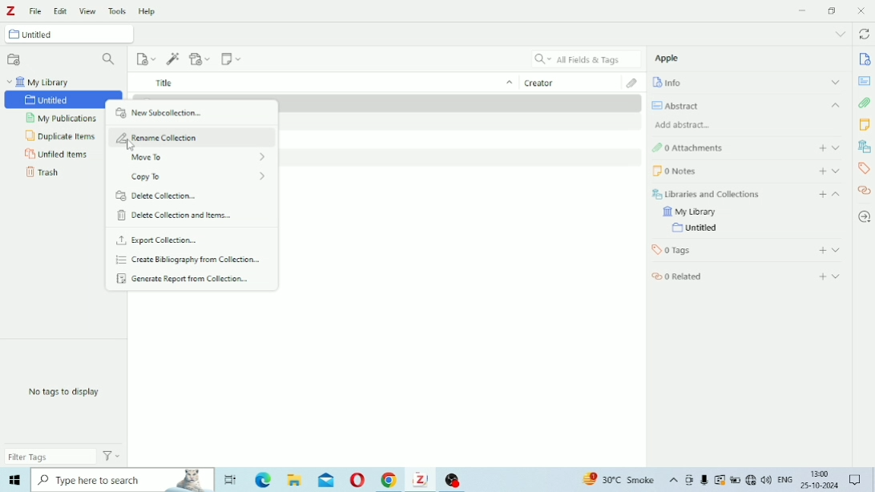 The width and height of the screenshot is (875, 492). What do you see at coordinates (61, 10) in the screenshot?
I see `Edit` at bounding box center [61, 10].